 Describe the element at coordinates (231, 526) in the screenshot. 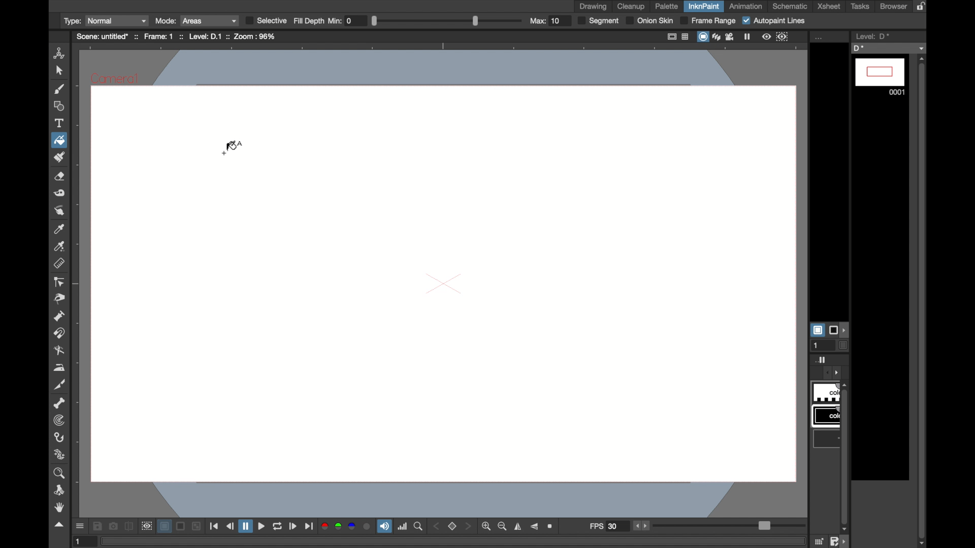

I see `previous frame` at that location.